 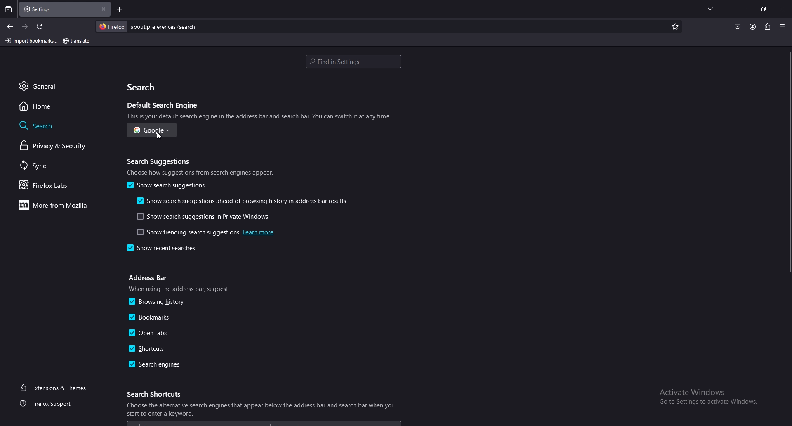 What do you see at coordinates (260, 116) in the screenshot?
I see `info` at bounding box center [260, 116].